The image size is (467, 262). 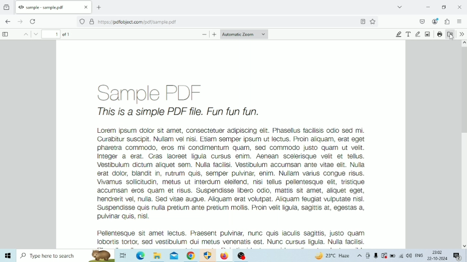 What do you see at coordinates (437, 259) in the screenshot?
I see `Date` at bounding box center [437, 259].